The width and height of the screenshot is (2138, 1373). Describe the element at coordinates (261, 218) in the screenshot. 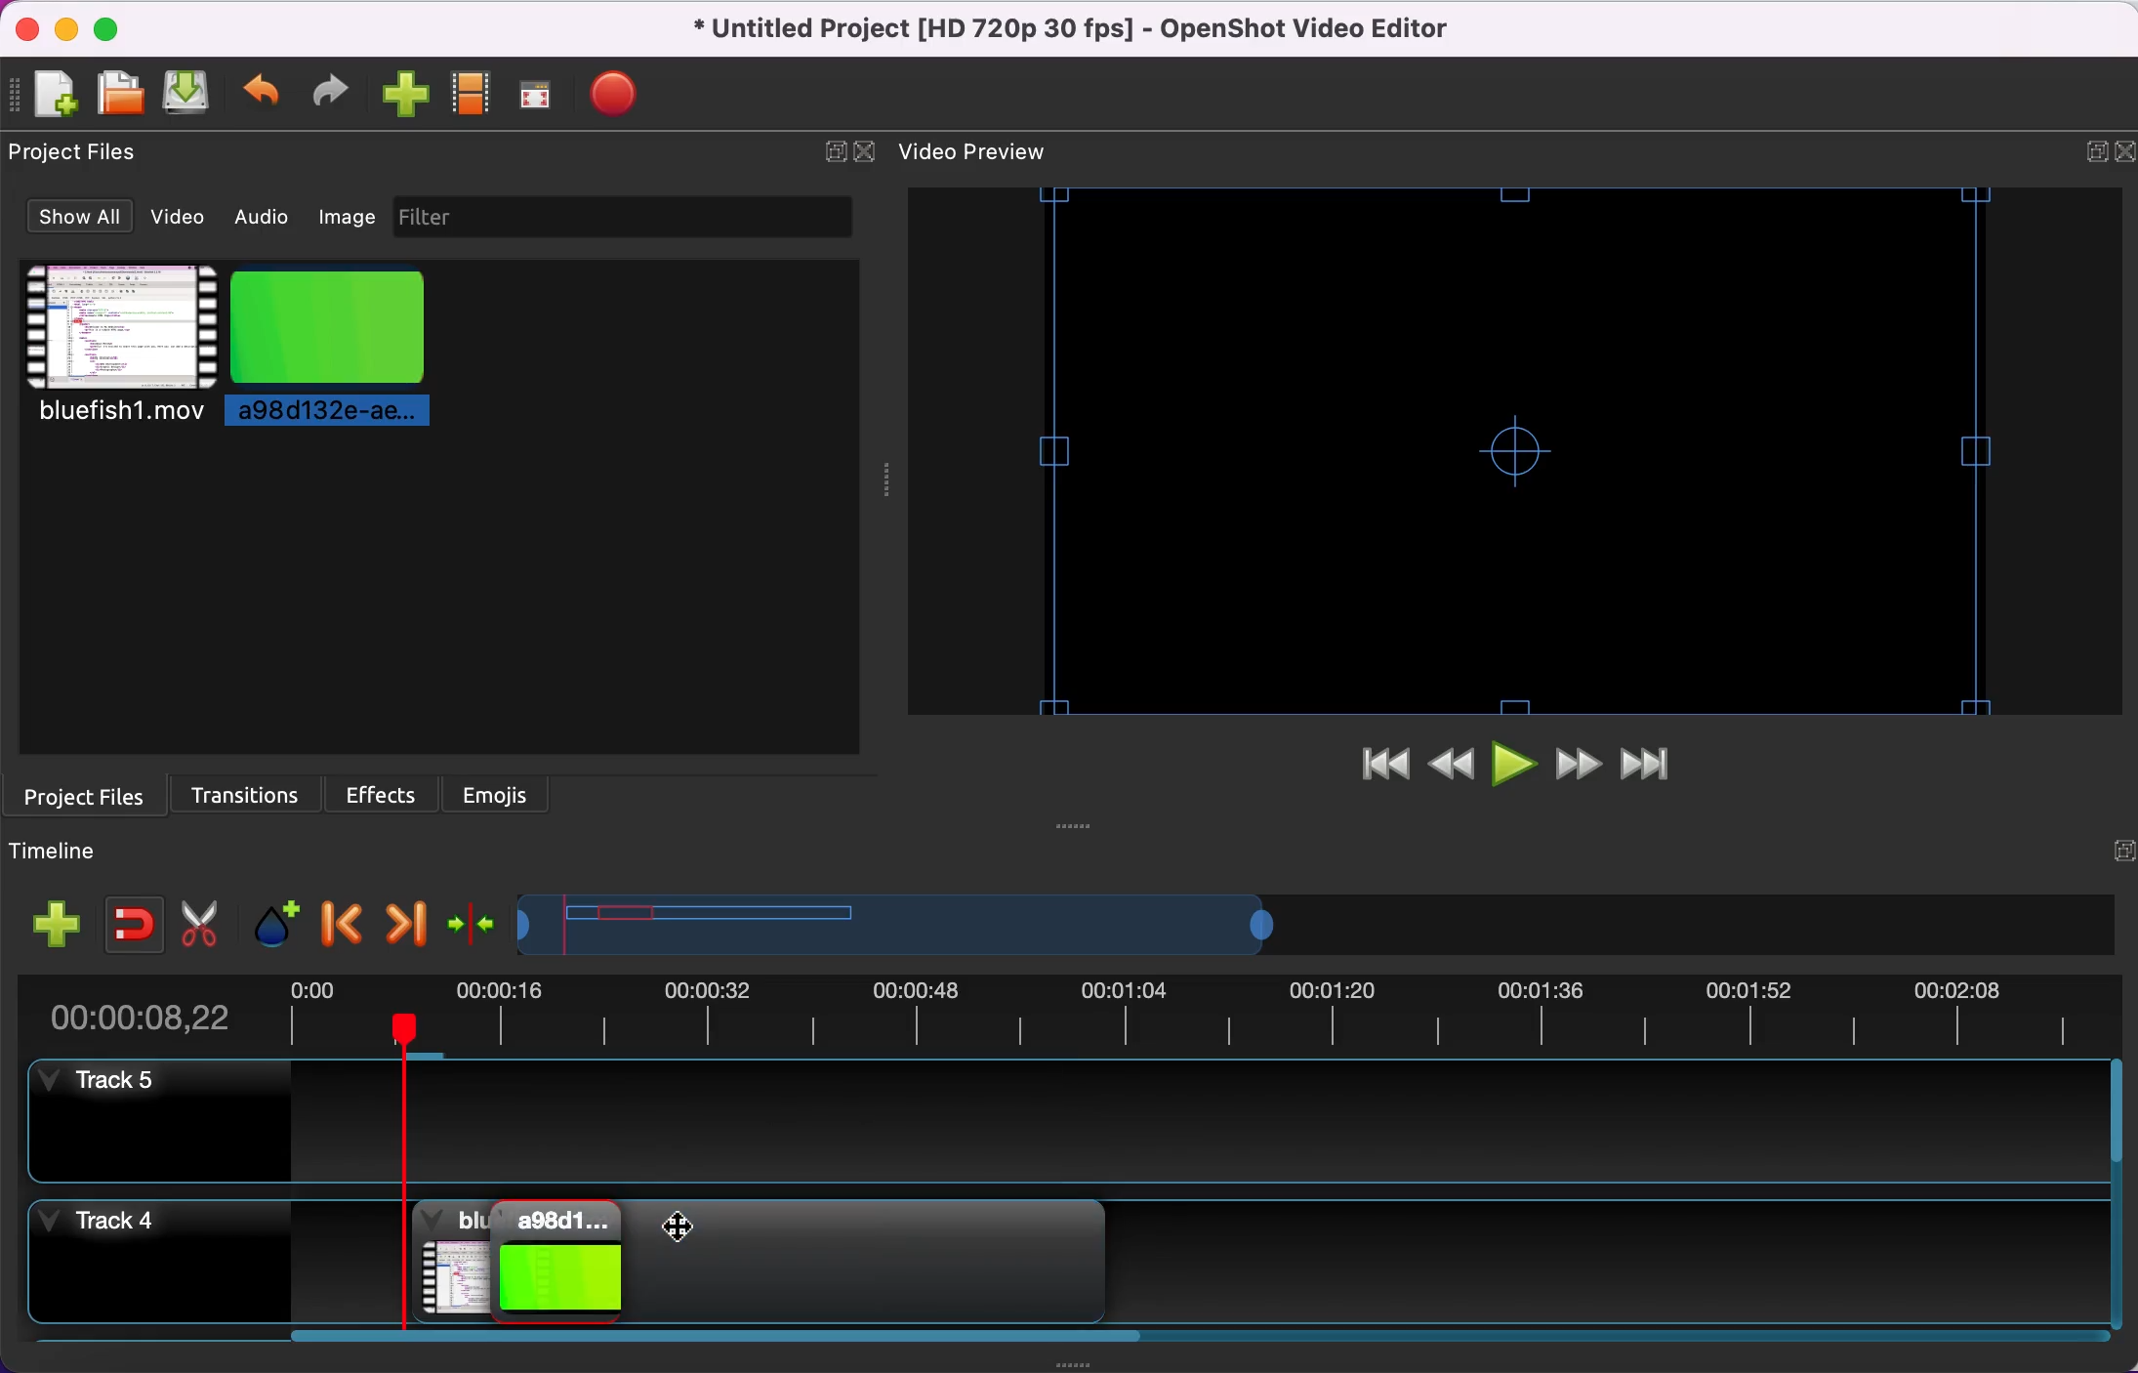

I see `audio` at that location.